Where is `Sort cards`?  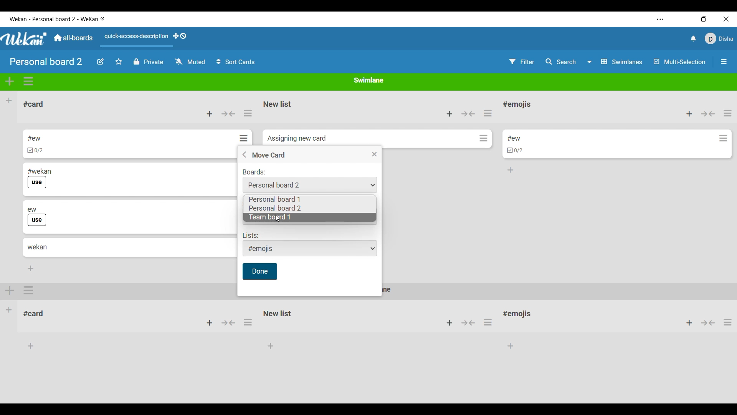 Sort cards is located at coordinates (235, 62).